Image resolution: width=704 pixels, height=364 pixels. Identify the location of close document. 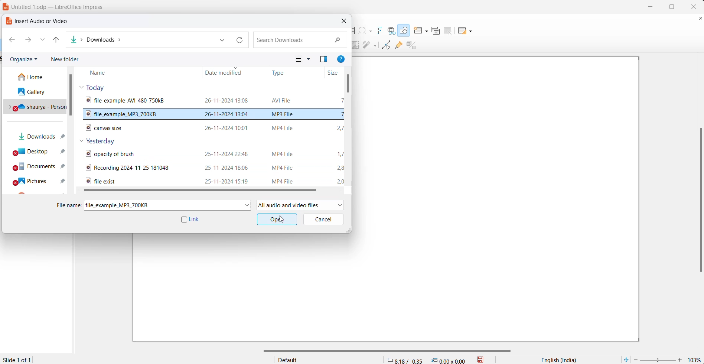
(700, 19).